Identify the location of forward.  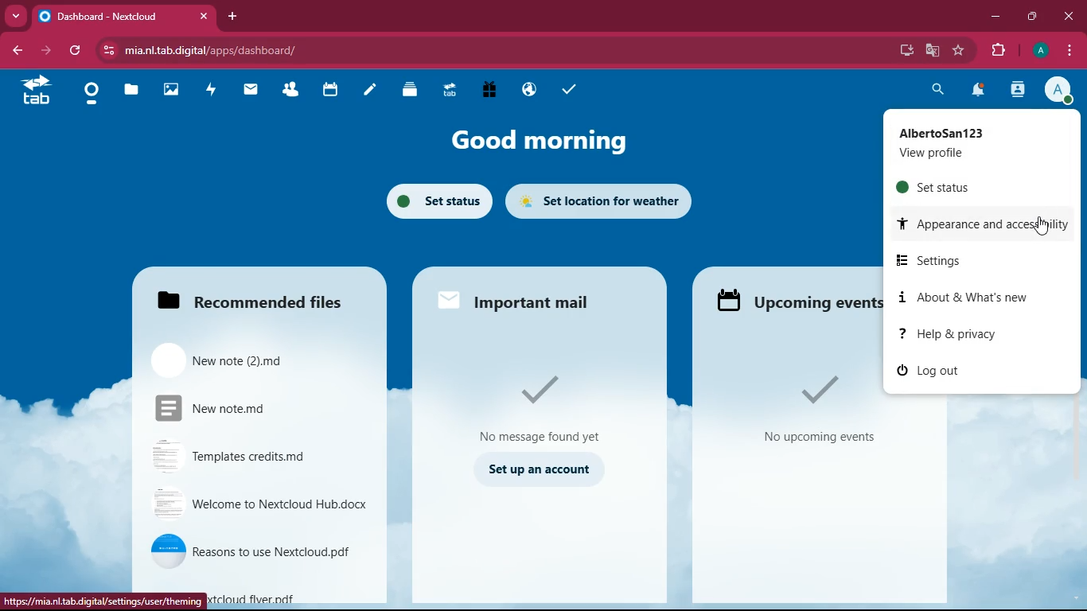
(45, 51).